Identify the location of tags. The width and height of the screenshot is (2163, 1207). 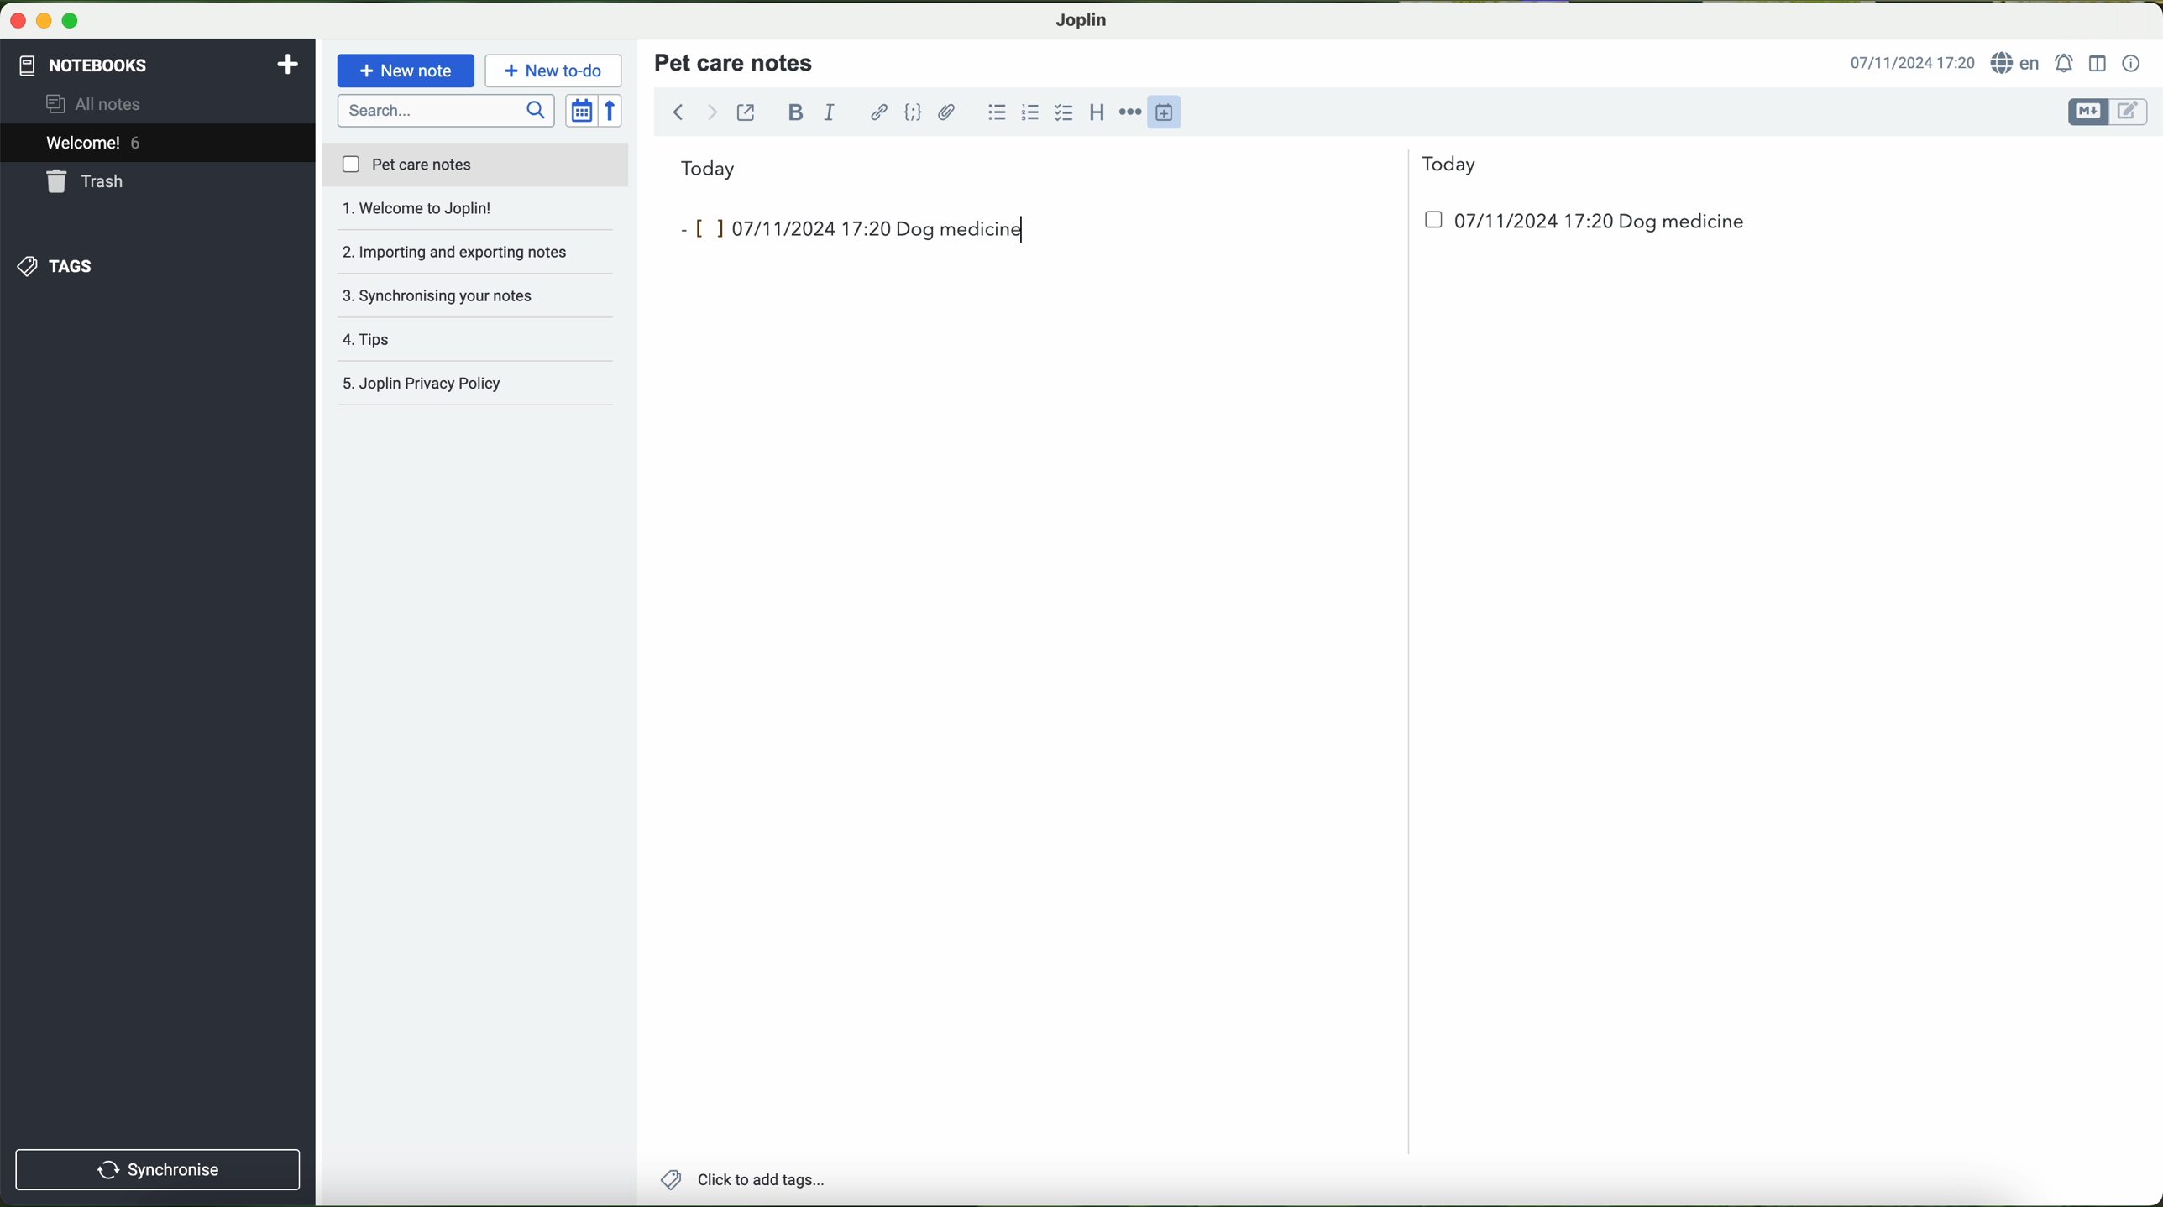
(53, 266).